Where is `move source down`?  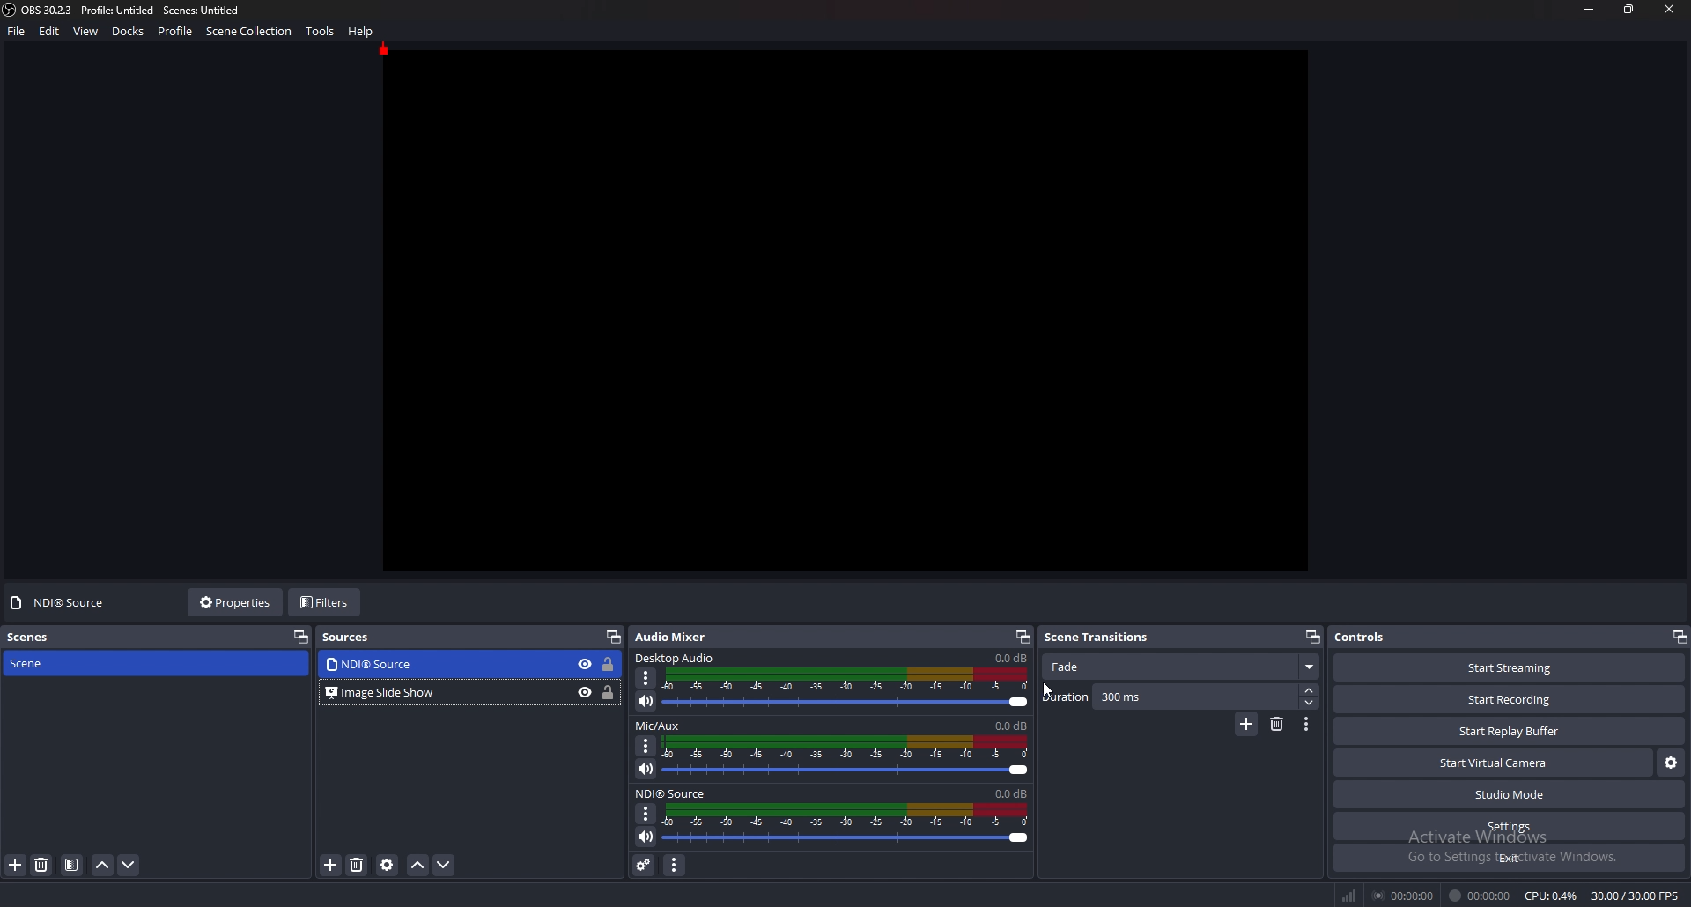
move source down is located at coordinates (444, 865).